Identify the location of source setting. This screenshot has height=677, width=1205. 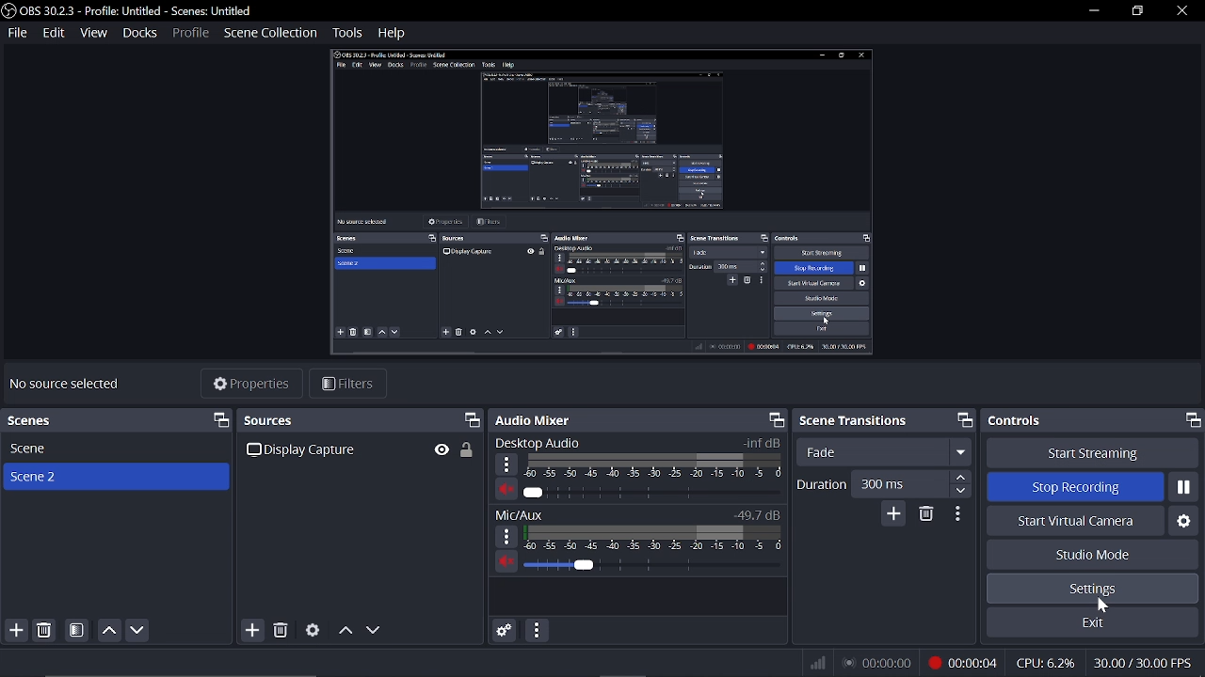
(313, 629).